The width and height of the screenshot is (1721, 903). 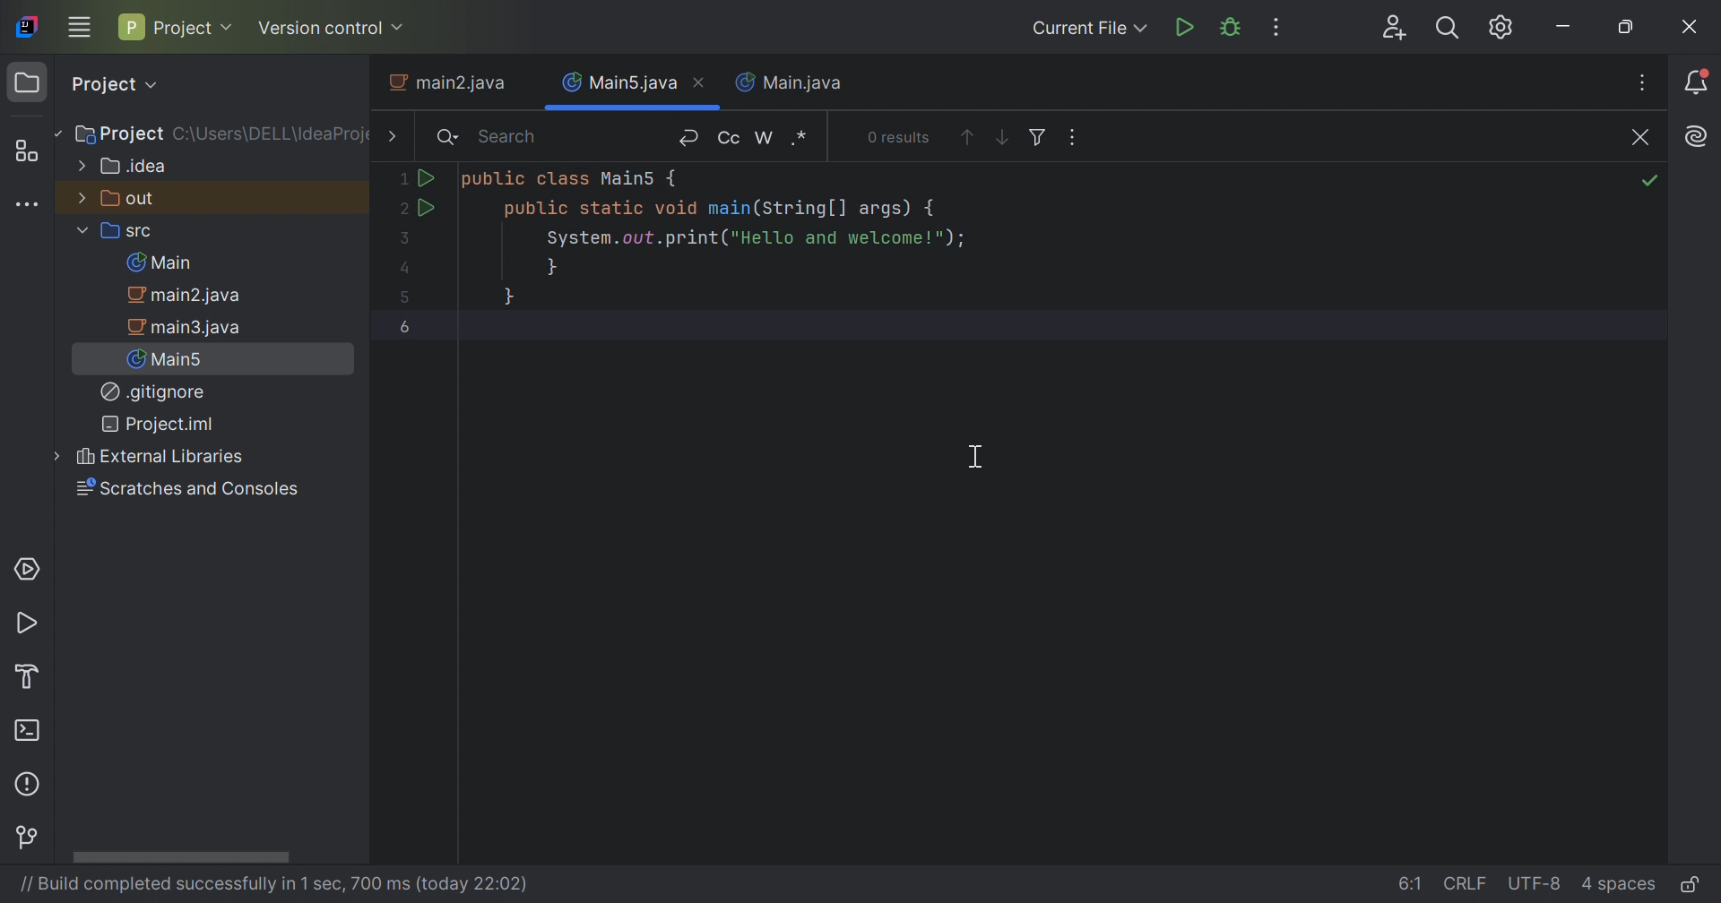 What do you see at coordinates (30, 839) in the screenshot?
I see `Version Control` at bounding box center [30, 839].